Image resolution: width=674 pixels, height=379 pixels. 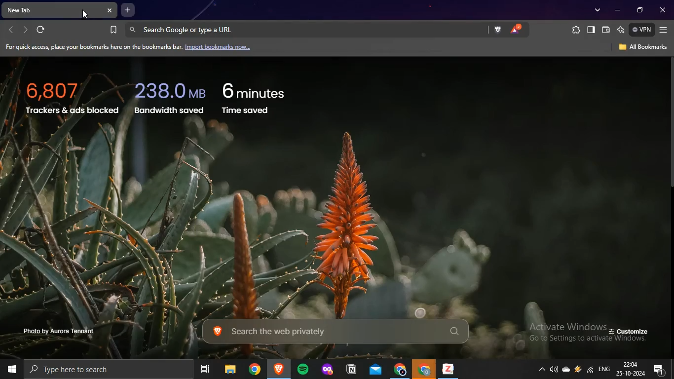 I want to click on wifi, so click(x=589, y=369).